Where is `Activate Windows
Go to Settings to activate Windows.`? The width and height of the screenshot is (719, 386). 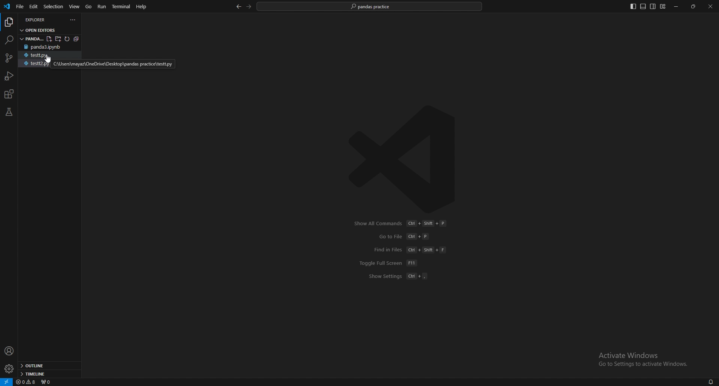 Activate Windows
Go to Settings to activate Windows. is located at coordinates (640, 359).